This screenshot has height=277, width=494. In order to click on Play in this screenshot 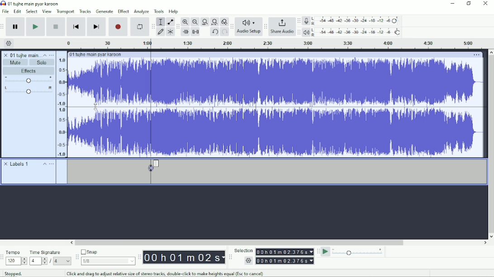, I will do `click(36, 27)`.